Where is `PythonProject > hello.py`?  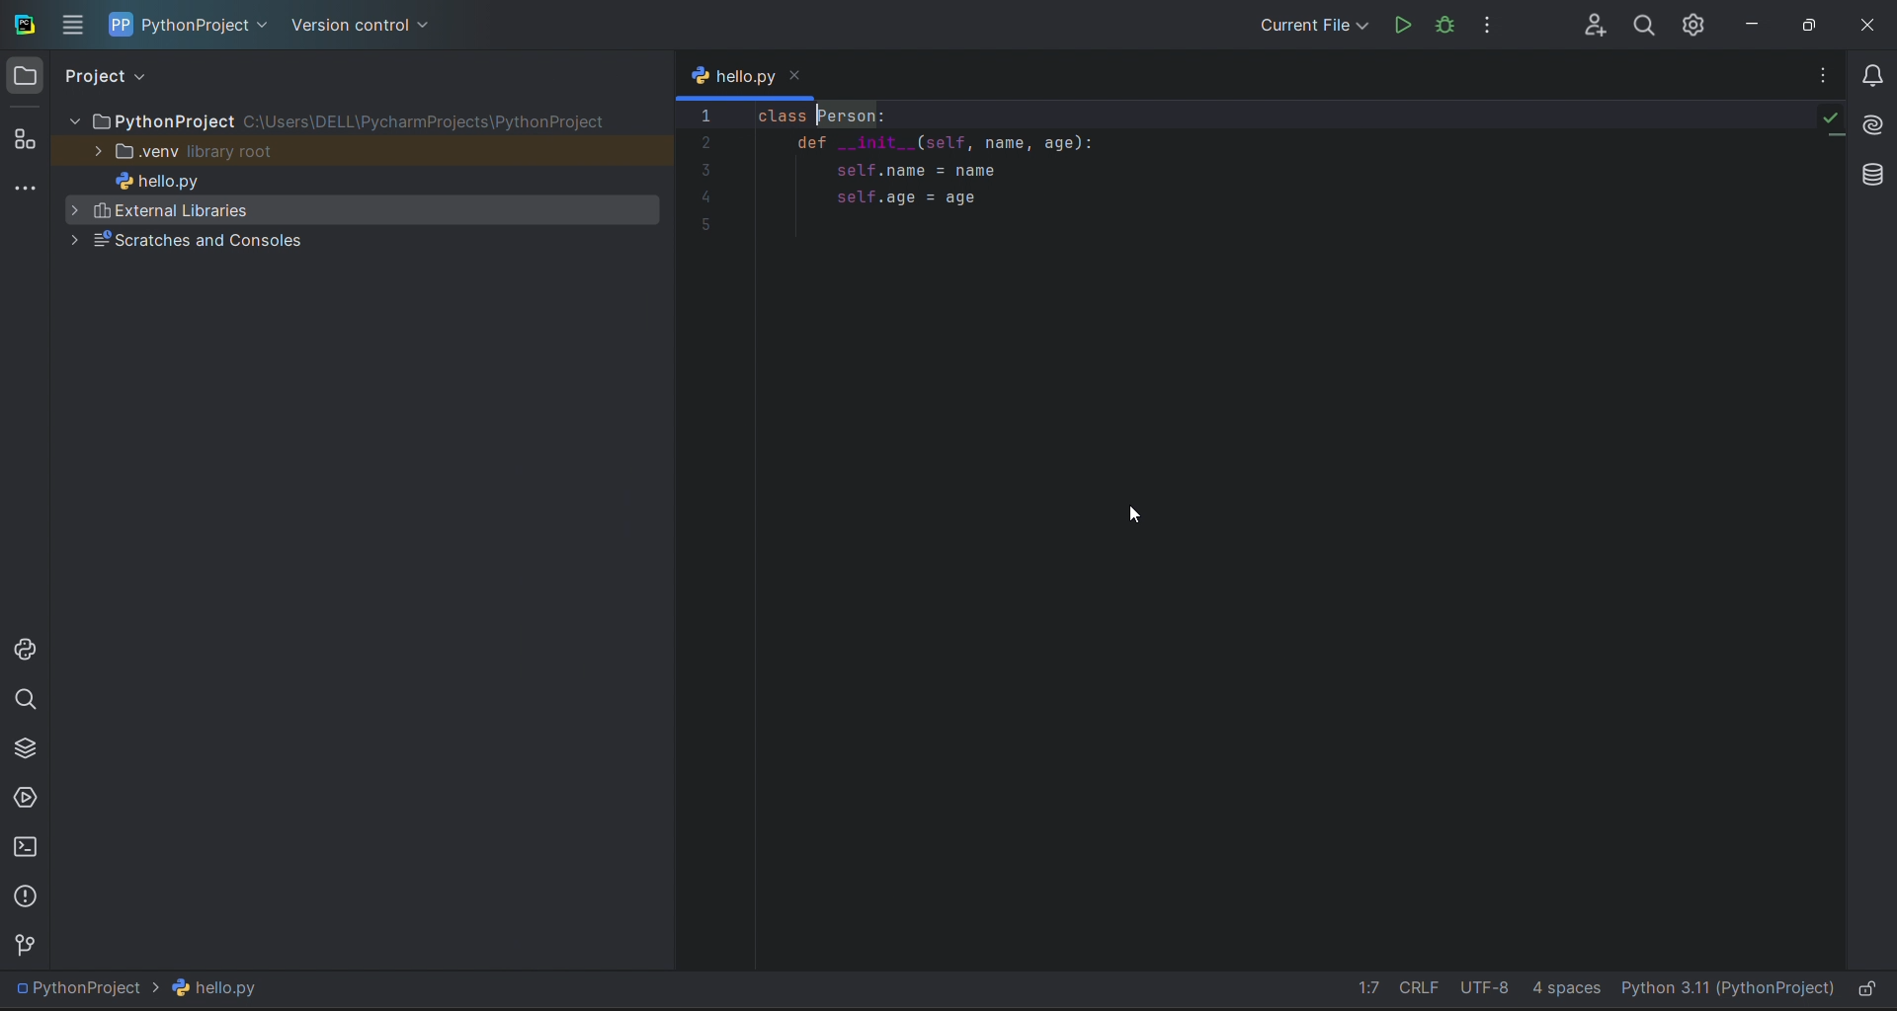
PythonProject > hello.py is located at coordinates (152, 988).